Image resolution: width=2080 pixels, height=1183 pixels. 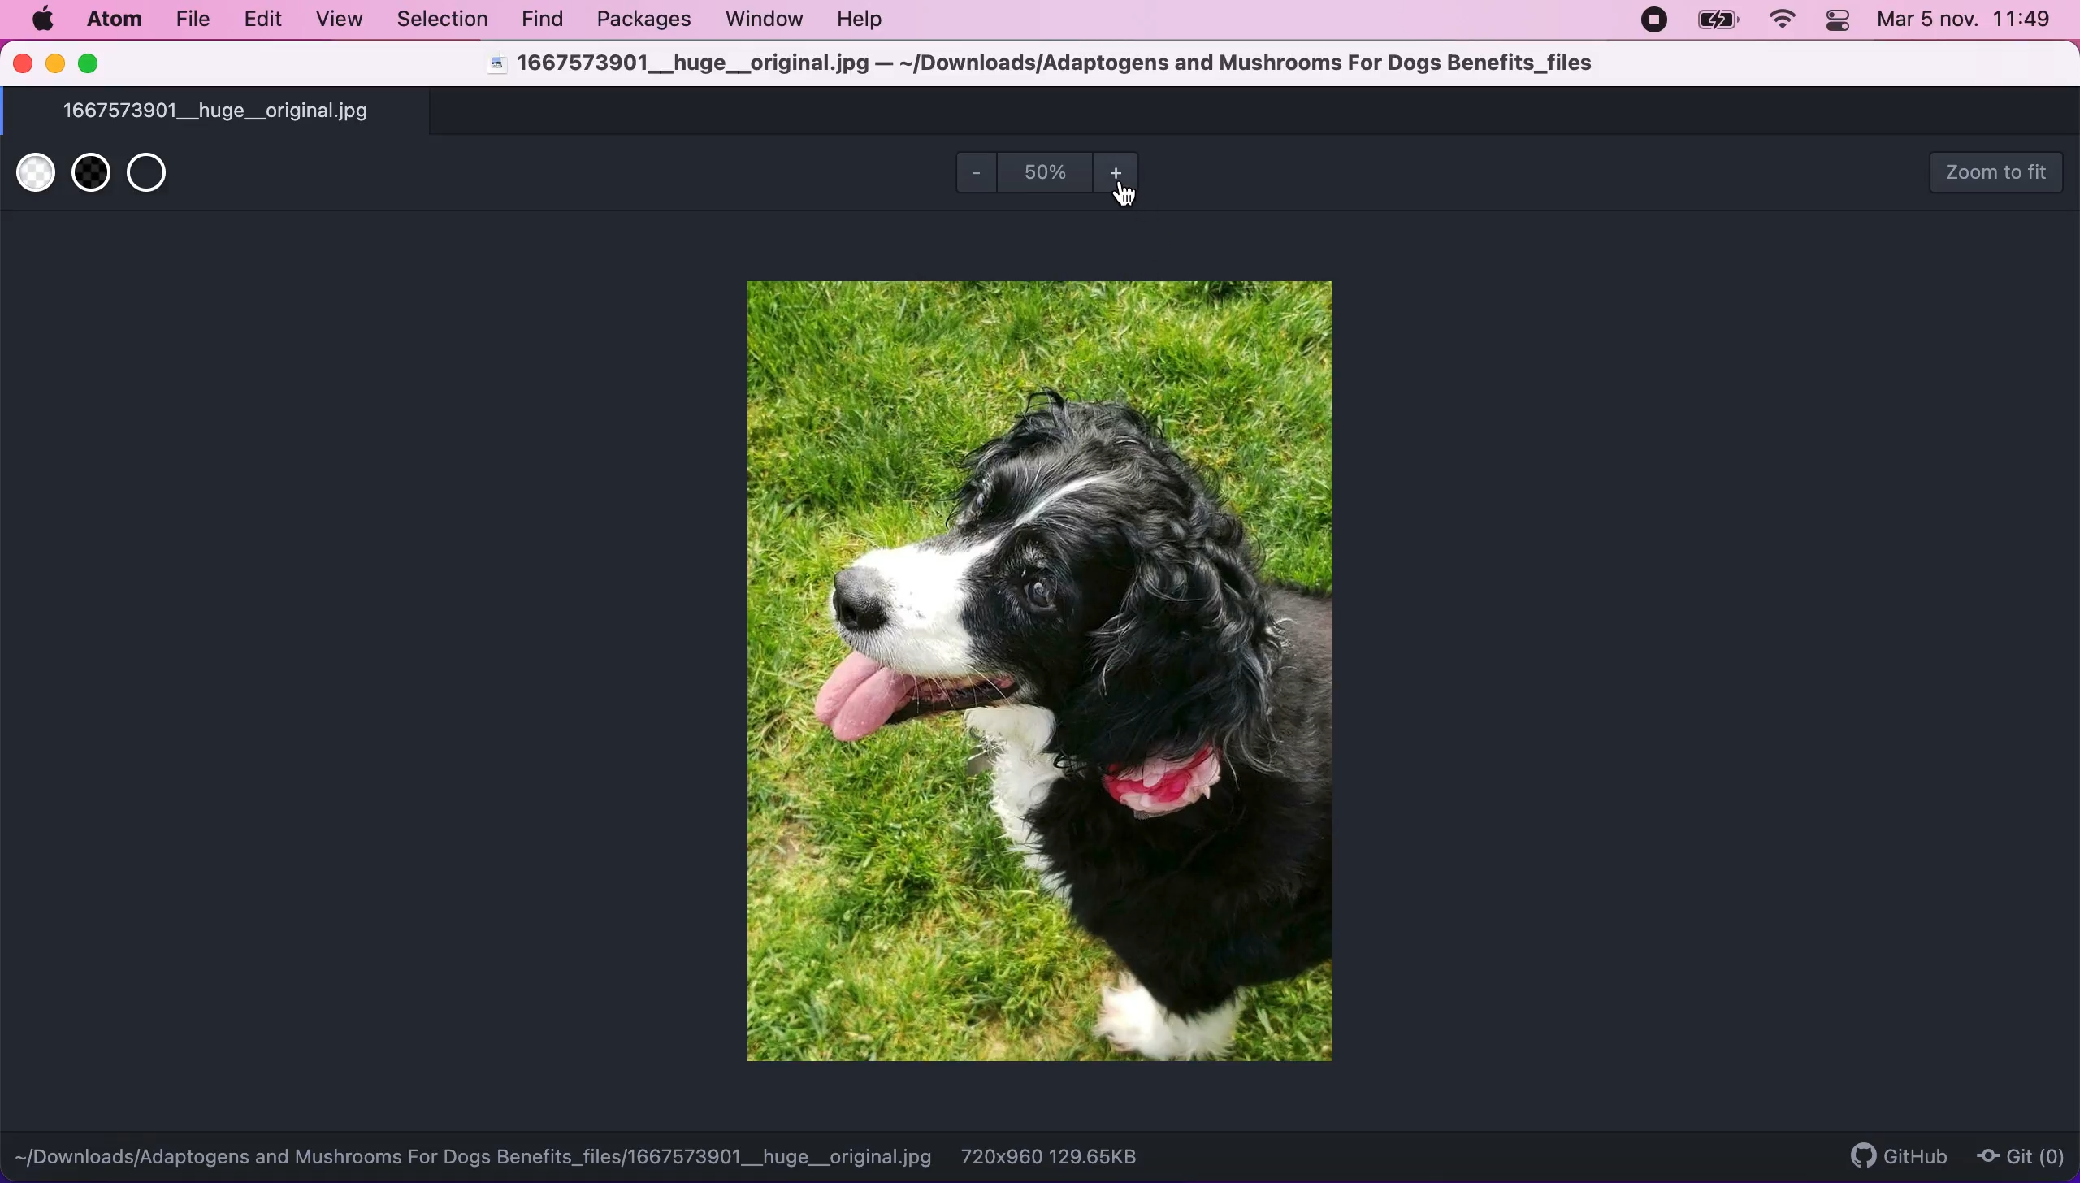 I want to click on atom, so click(x=113, y=22).